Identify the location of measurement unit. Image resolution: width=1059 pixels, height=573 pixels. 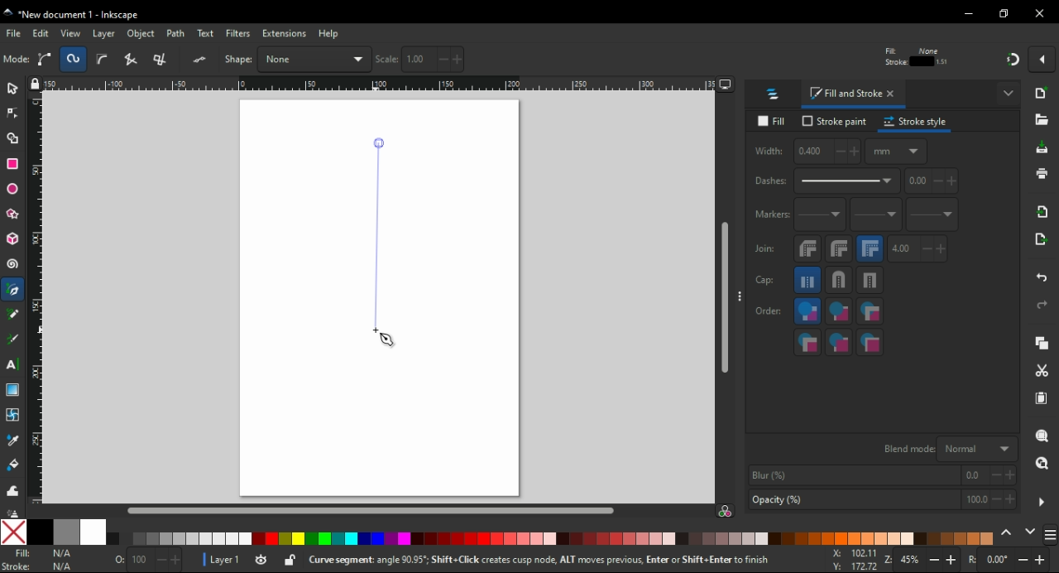
(837, 59).